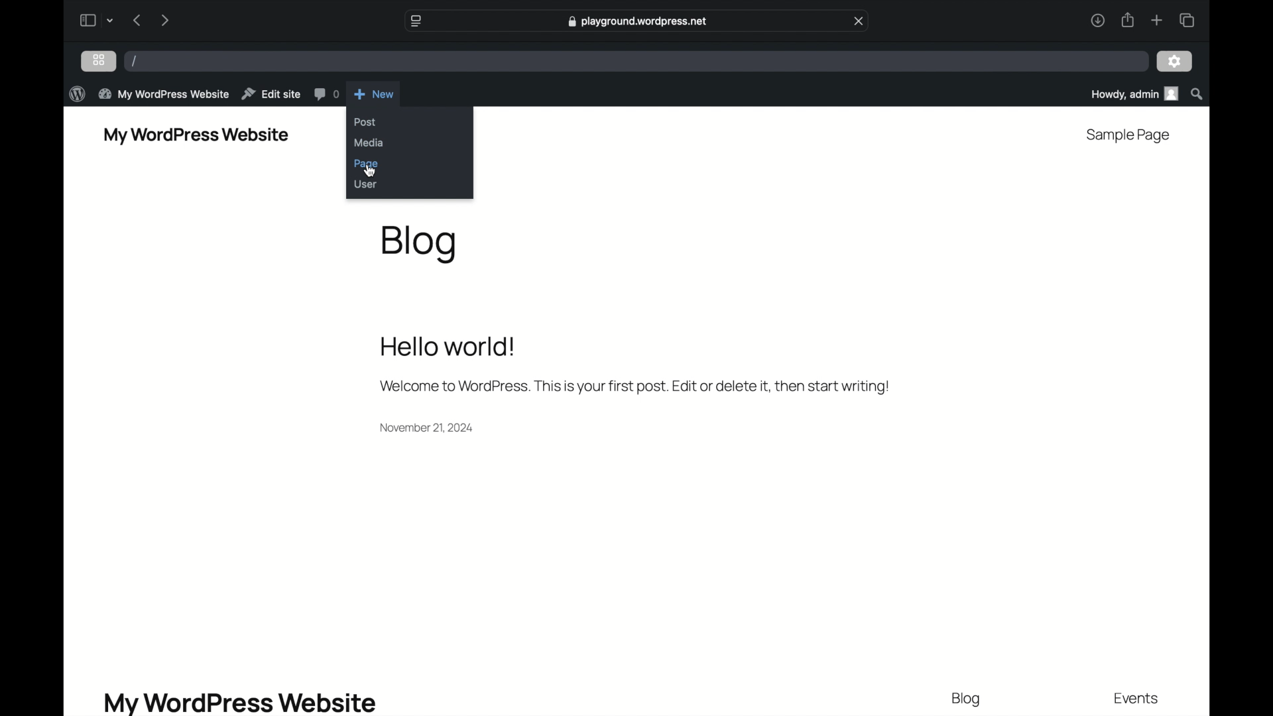 The width and height of the screenshot is (1273, 716). I want to click on edit site, so click(271, 93).